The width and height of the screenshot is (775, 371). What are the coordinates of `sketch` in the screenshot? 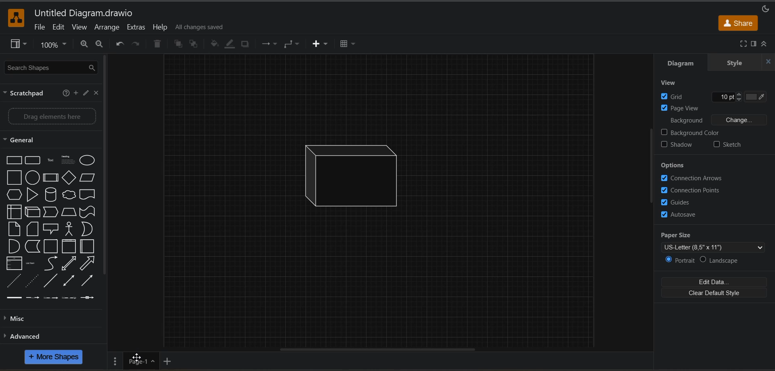 It's located at (727, 145).